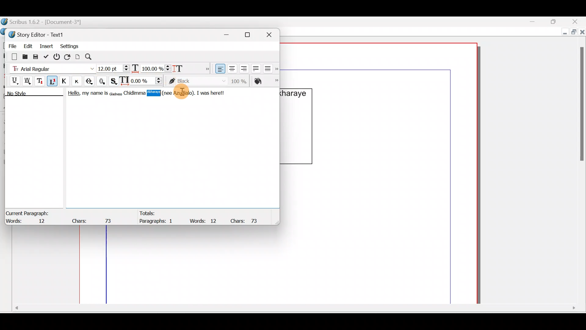  I want to click on Chars: 73, so click(247, 220).